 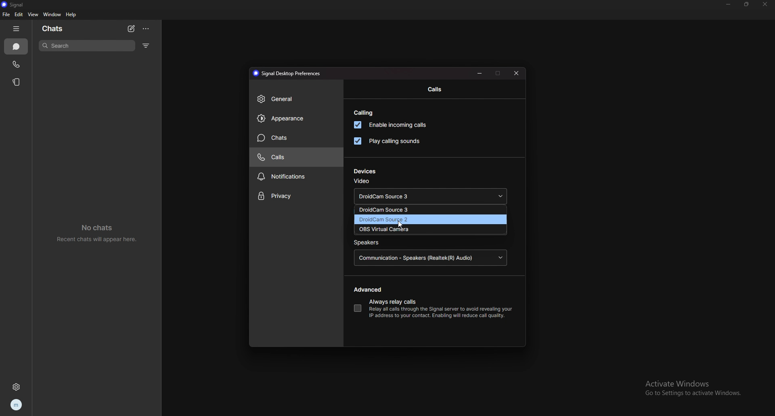 What do you see at coordinates (6, 15) in the screenshot?
I see `file` at bounding box center [6, 15].